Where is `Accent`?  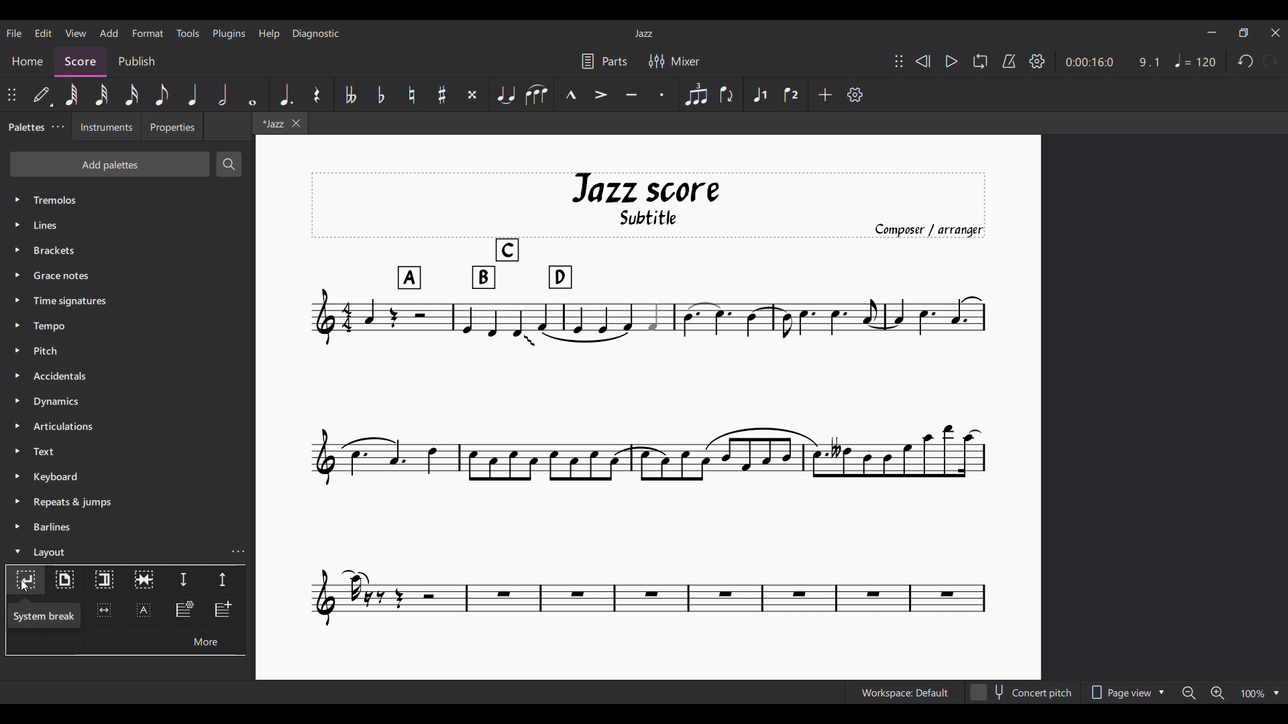
Accent is located at coordinates (600, 95).